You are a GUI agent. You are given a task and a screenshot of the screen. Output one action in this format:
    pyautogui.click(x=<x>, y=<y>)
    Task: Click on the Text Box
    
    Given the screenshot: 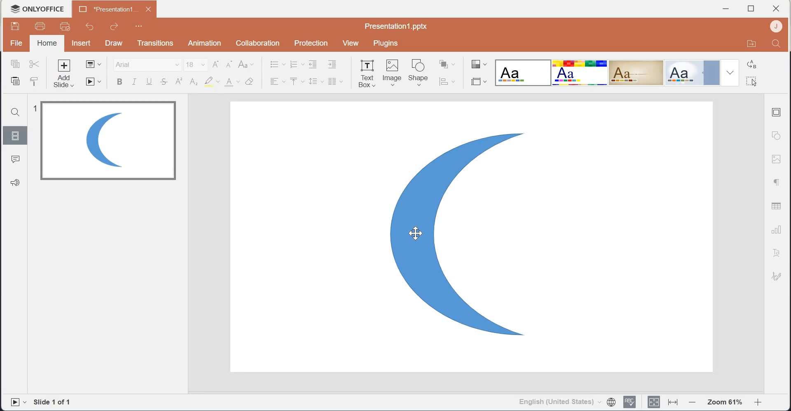 What is the action you would take?
    pyautogui.click(x=366, y=72)
    